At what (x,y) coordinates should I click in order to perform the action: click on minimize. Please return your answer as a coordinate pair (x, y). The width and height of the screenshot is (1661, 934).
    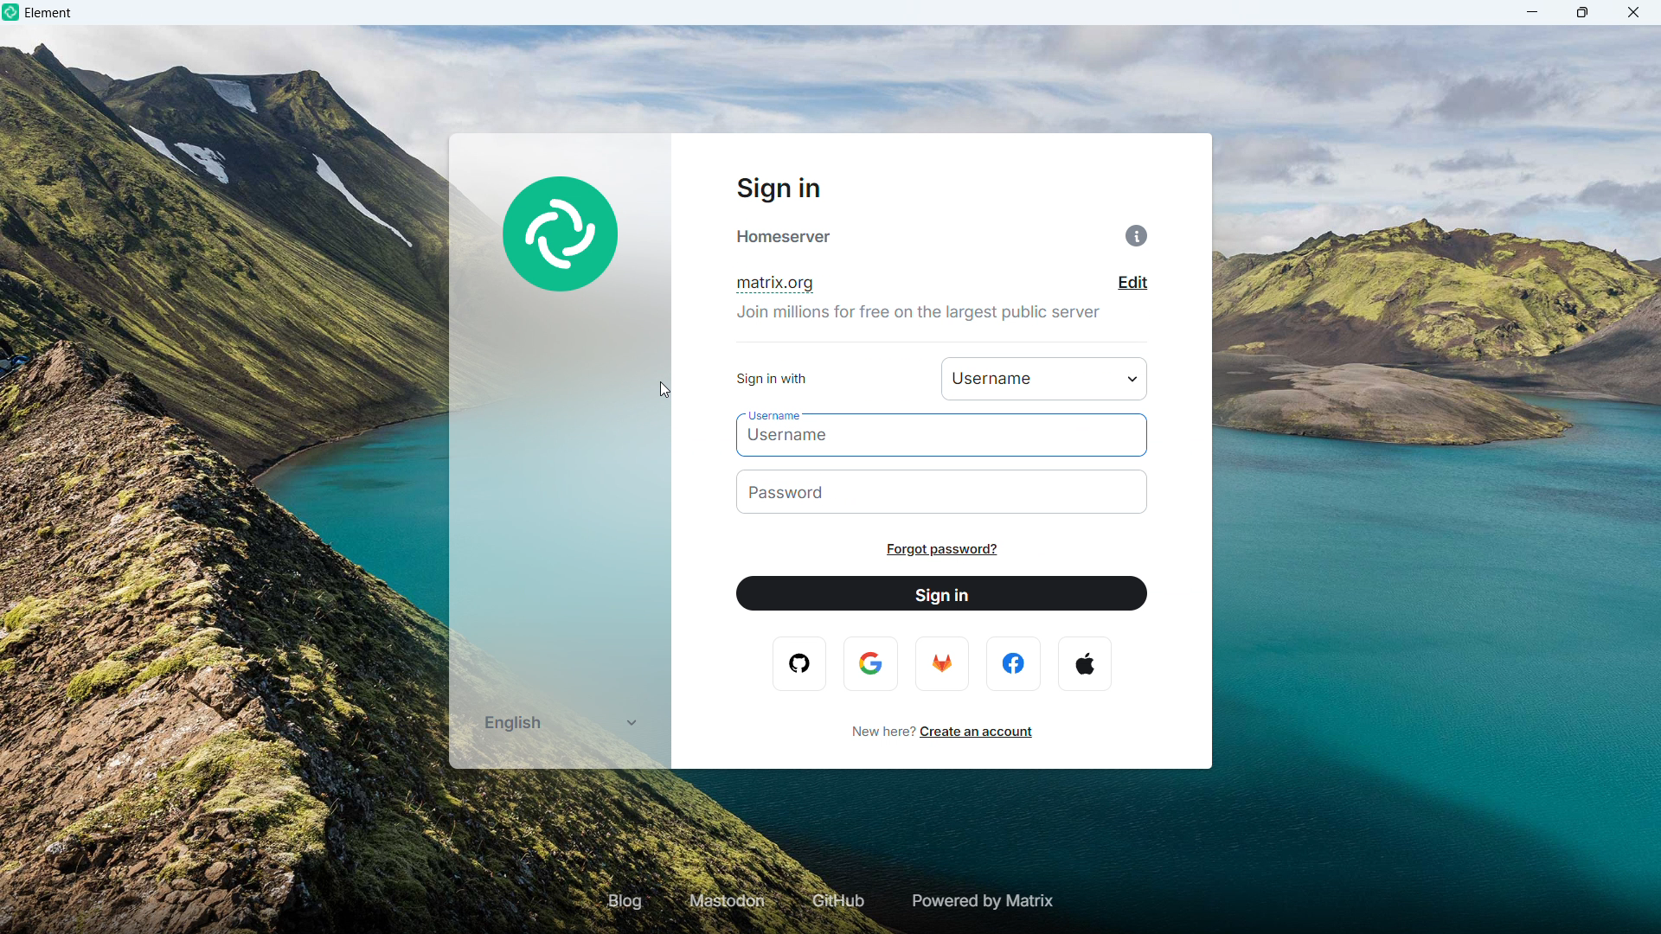
    Looking at the image, I should click on (1533, 12).